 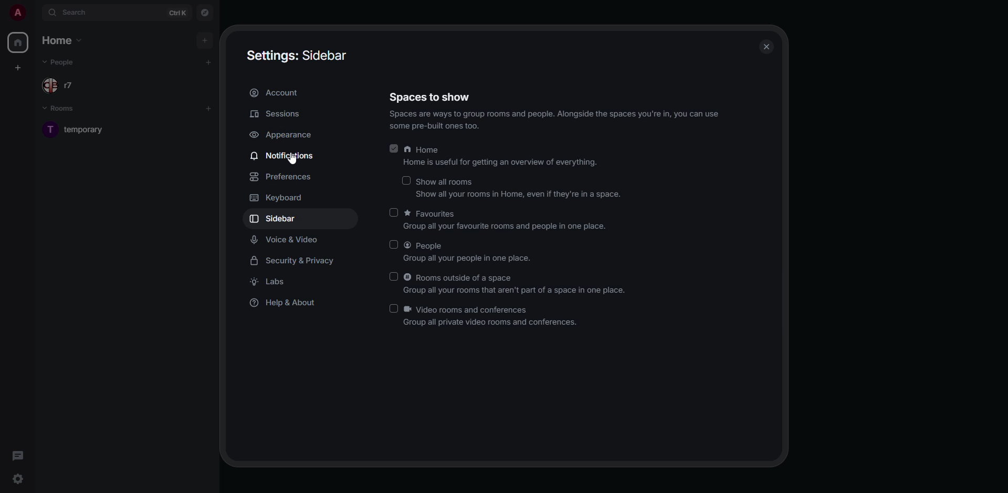 I want to click on click to enable, so click(x=406, y=180).